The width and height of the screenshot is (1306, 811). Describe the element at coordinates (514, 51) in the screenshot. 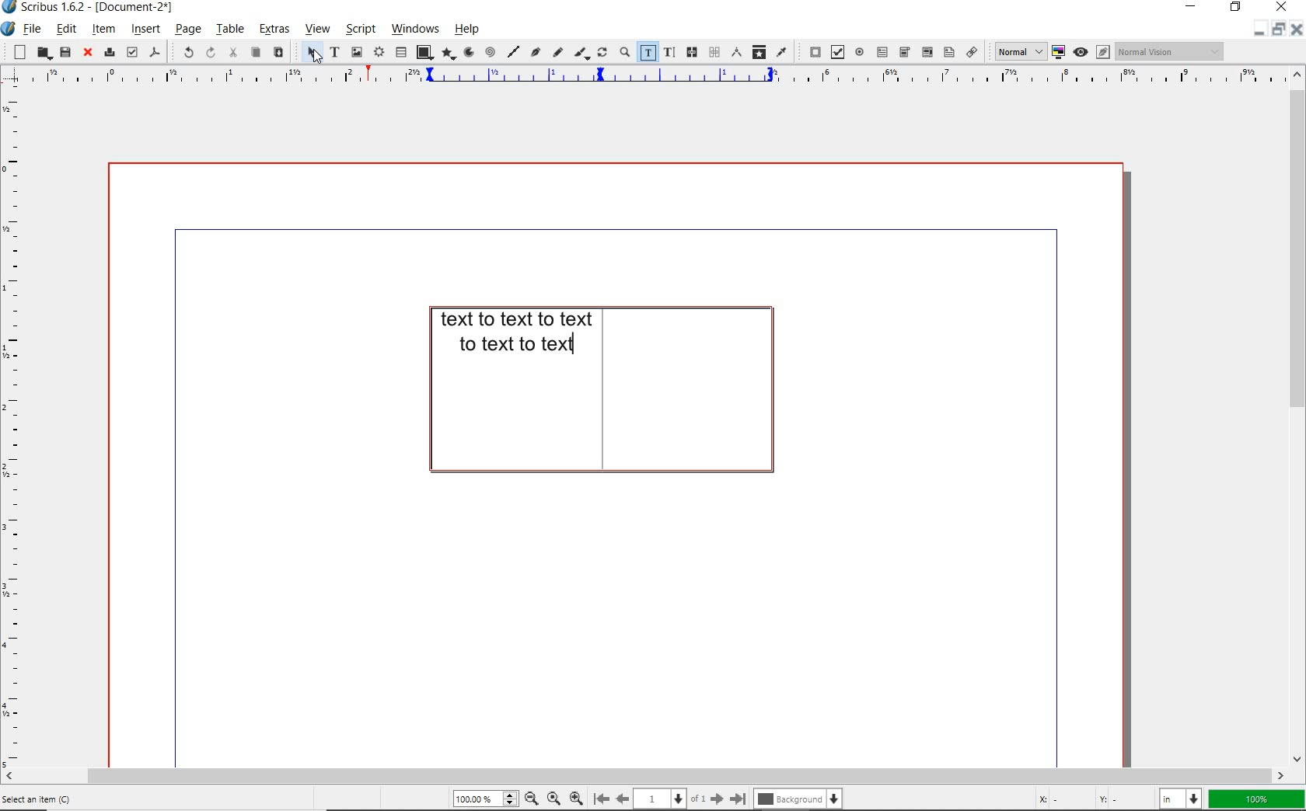

I see `line` at that location.